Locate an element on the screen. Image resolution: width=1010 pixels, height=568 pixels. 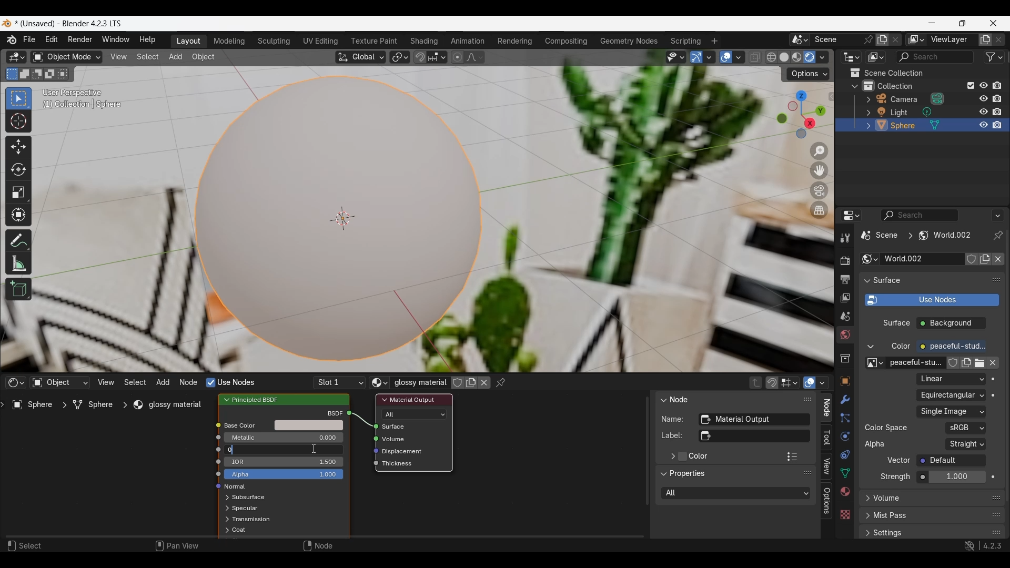
Proportional editing objects is located at coordinates (458, 57).